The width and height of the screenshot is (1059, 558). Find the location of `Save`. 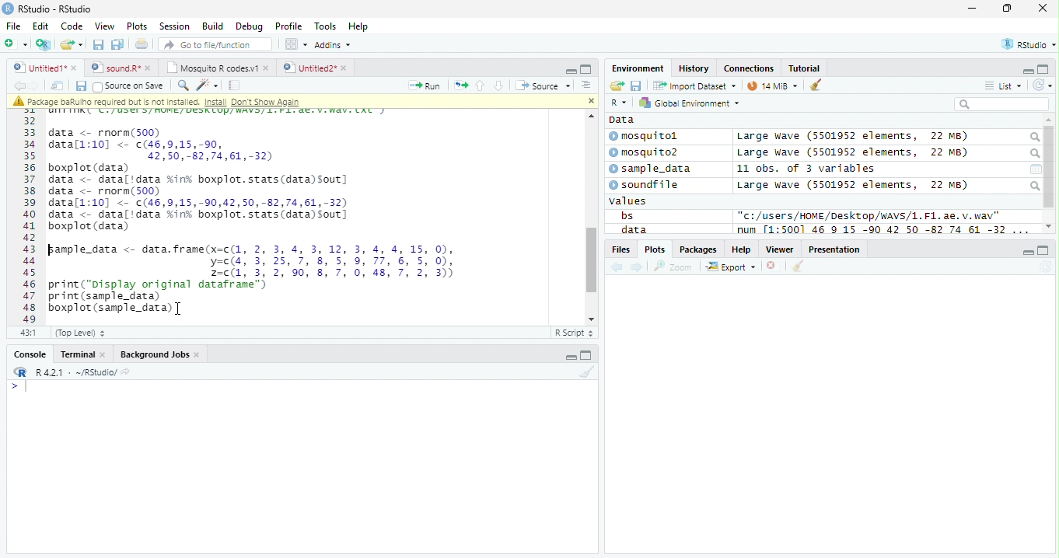

Save is located at coordinates (80, 86).